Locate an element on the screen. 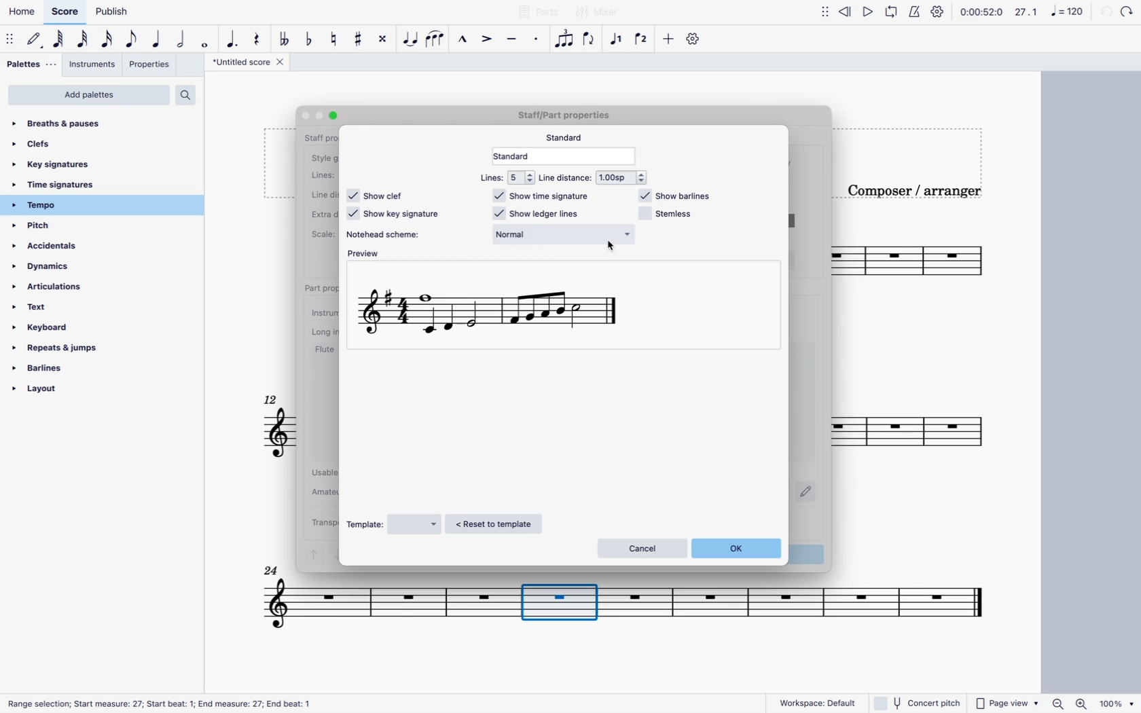  32nd note is located at coordinates (84, 40).